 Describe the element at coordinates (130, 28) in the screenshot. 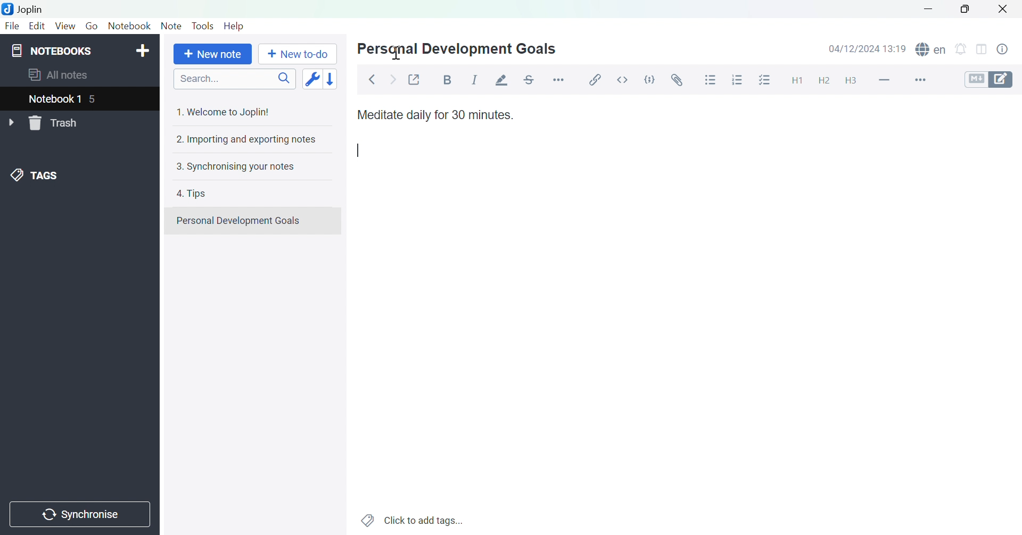

I see `Notebook` at that location.